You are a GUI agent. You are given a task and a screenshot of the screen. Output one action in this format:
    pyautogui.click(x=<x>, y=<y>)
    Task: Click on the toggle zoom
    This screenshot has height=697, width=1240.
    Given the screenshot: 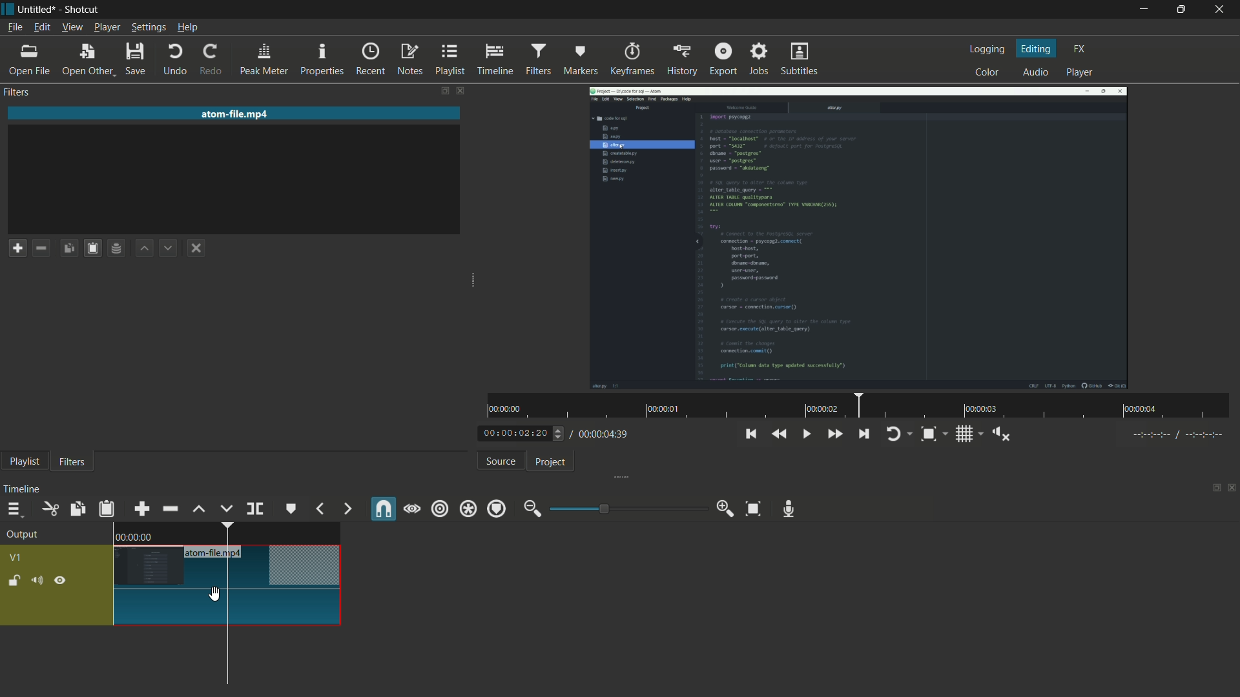 What is the action you would take?
    pyautogui.click(x=931, y=434)
    